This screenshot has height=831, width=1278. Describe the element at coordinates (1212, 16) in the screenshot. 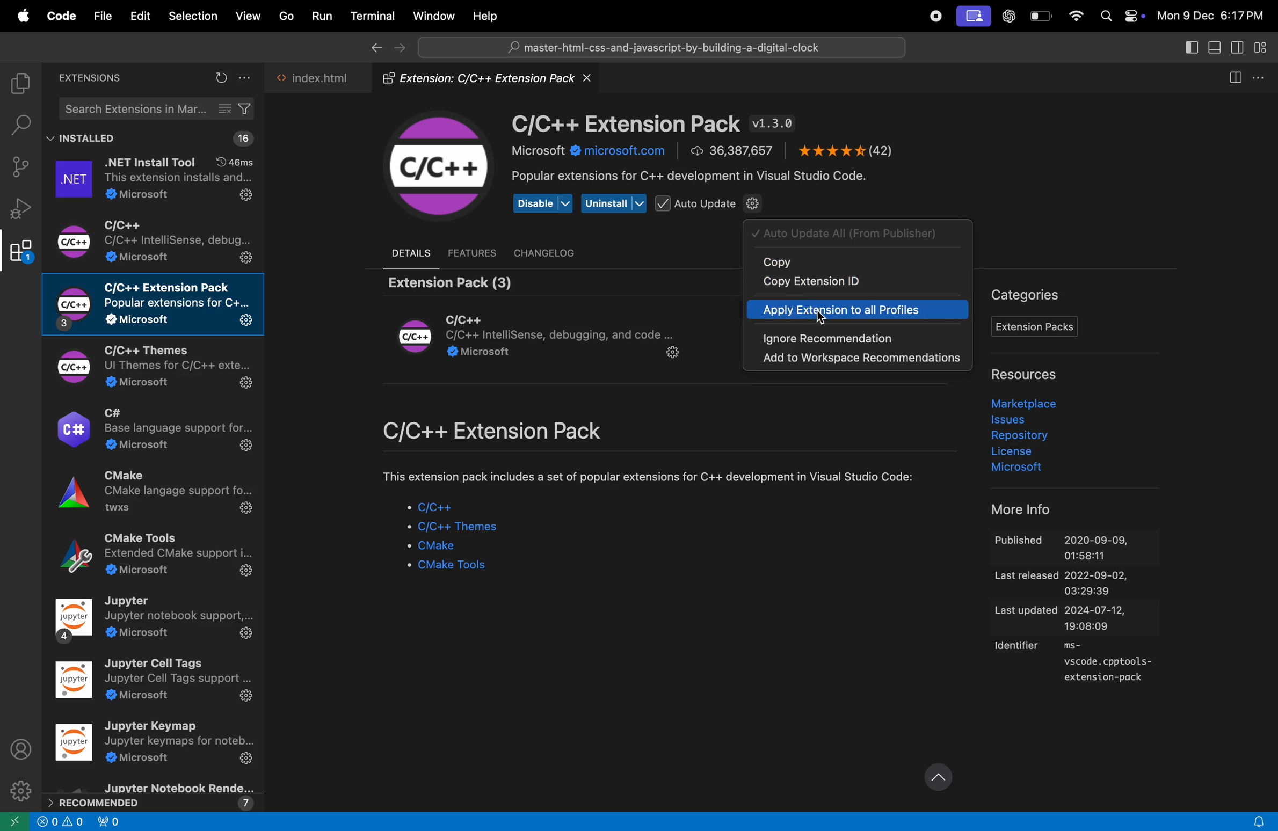

I see `date and time` at that location.